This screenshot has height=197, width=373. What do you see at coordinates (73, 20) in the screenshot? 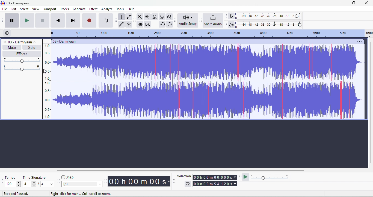
I see `skip to end` at bounding box center [73, 20].